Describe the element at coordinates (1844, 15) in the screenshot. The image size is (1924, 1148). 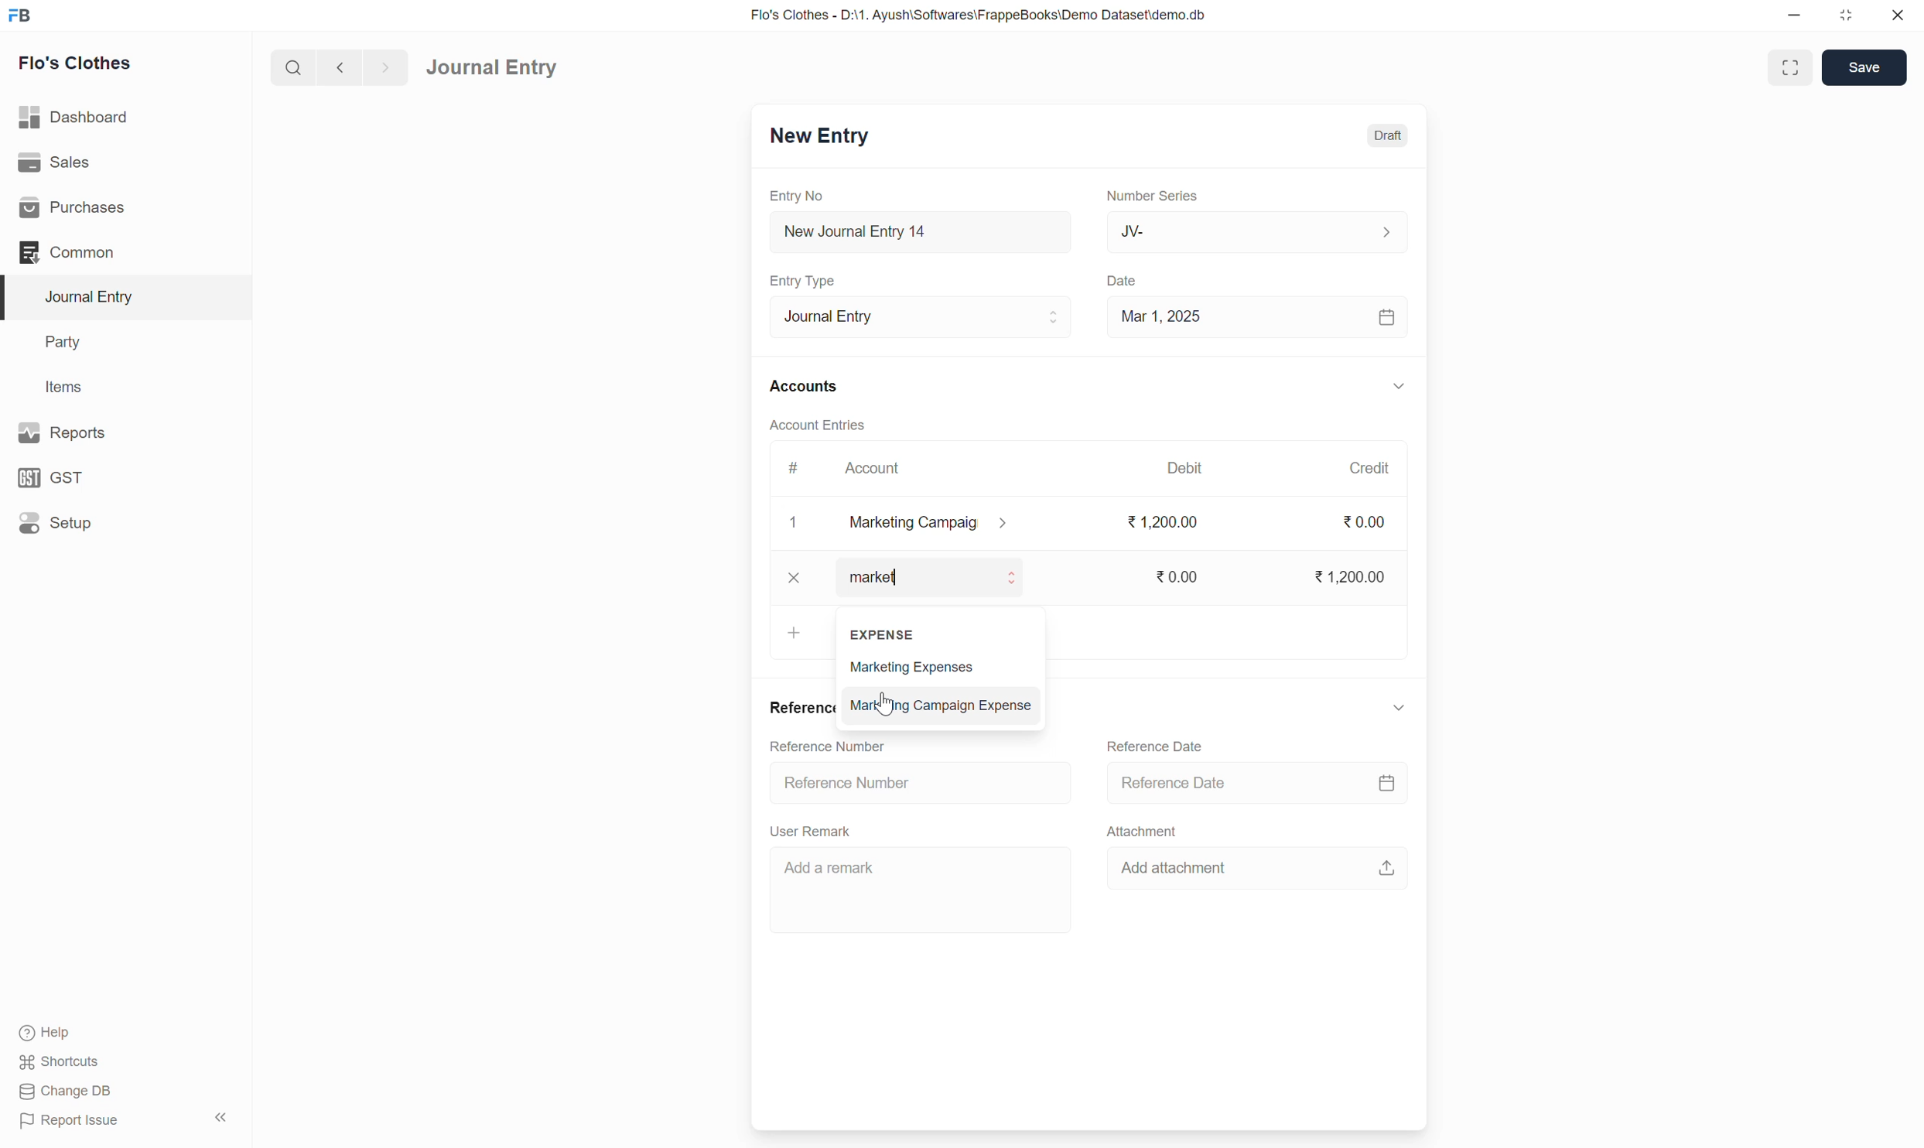
I see `resize` at that location.